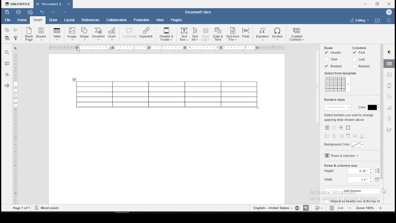 The width and height of the screenshot is (396, 223). I want to click on scrollbar, so click(317, 124).